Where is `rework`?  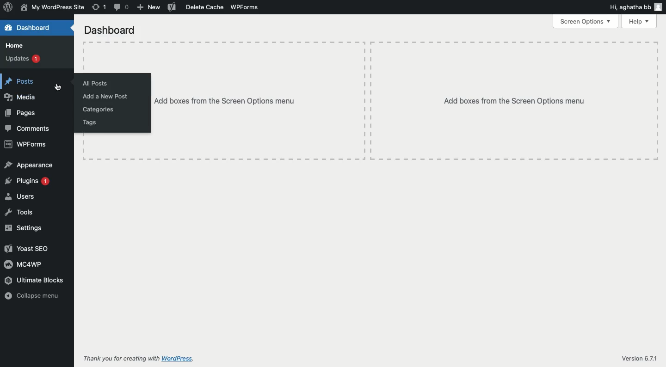
rework is located at coordinates (99, 7).